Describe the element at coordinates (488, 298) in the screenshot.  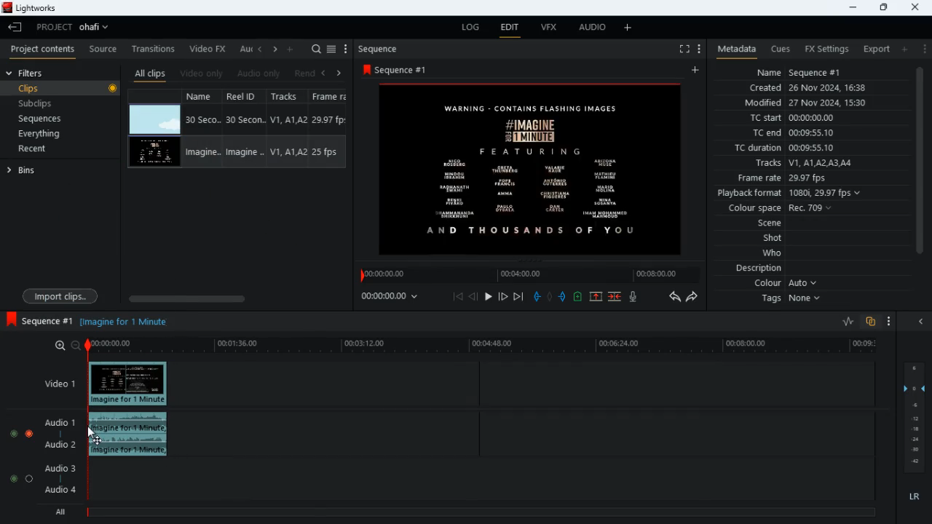
I see `play` at that location.